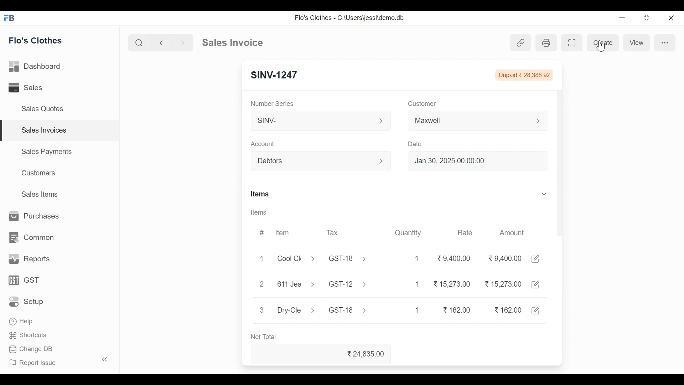 This screenshot has height=385, width=684. I want to click on 611Jea > GST-12 >, so click(323, 284).